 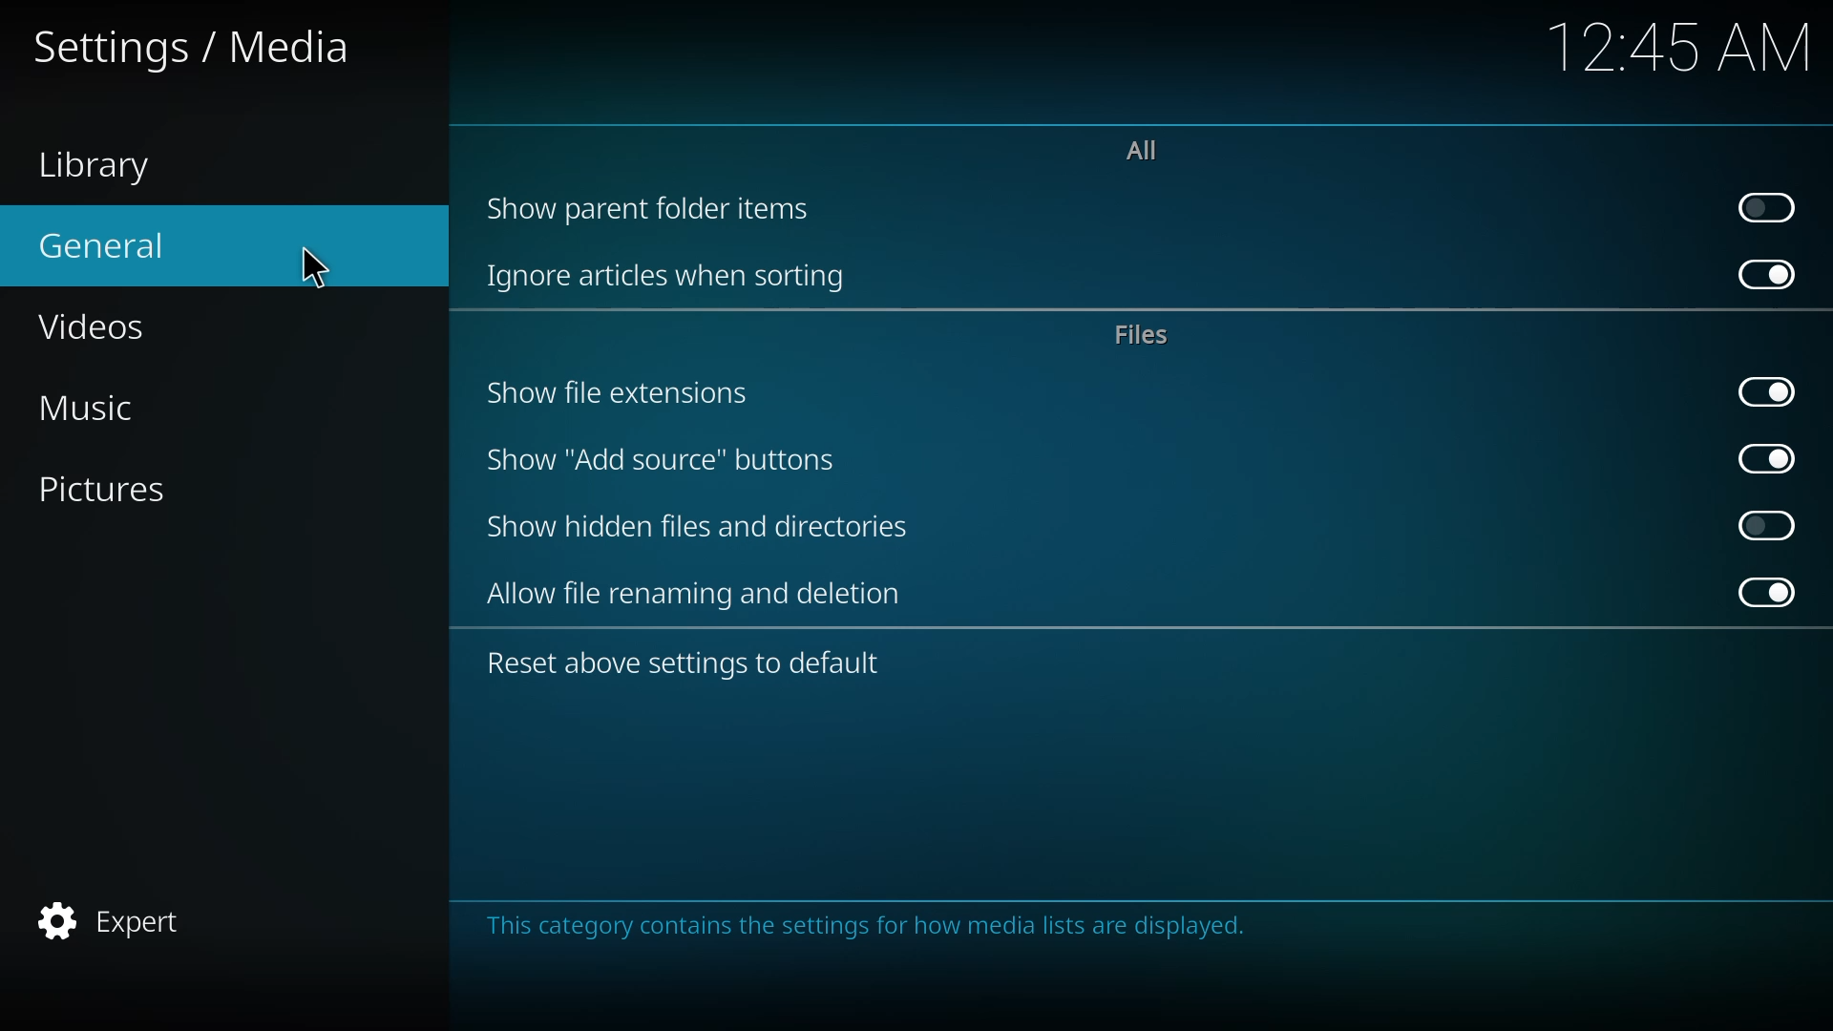 What do you see at coordinates (113, 243) in the screenshot?
I see `general` at bounding box center [113, 243].